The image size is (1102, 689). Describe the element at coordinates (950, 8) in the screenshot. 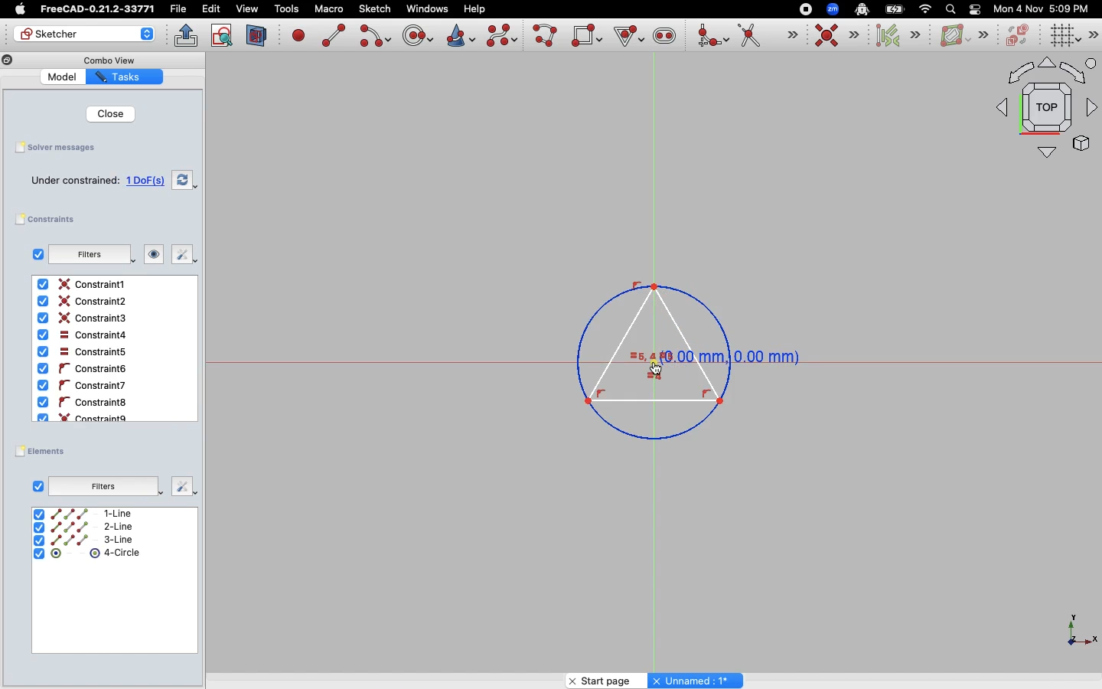

I see `Search` at that location.